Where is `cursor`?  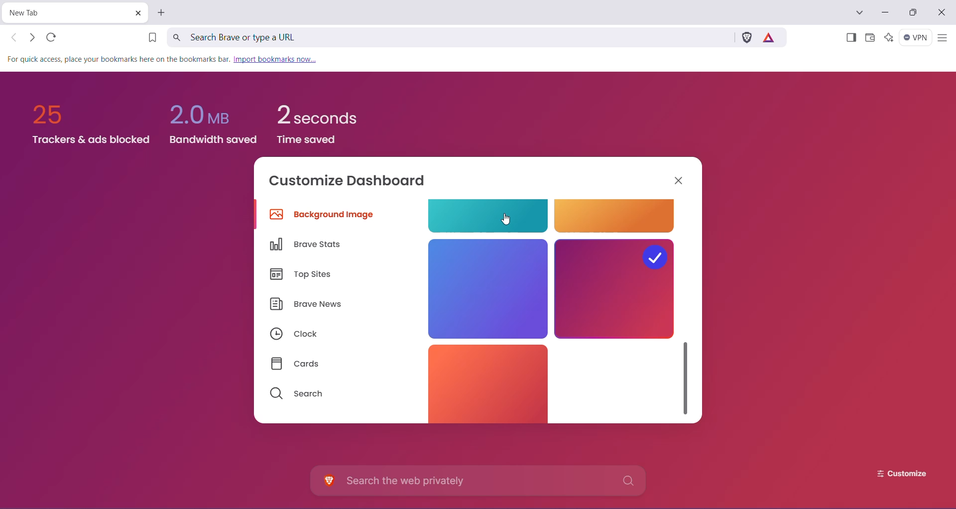 cursor is located at coordinates (506, 219).